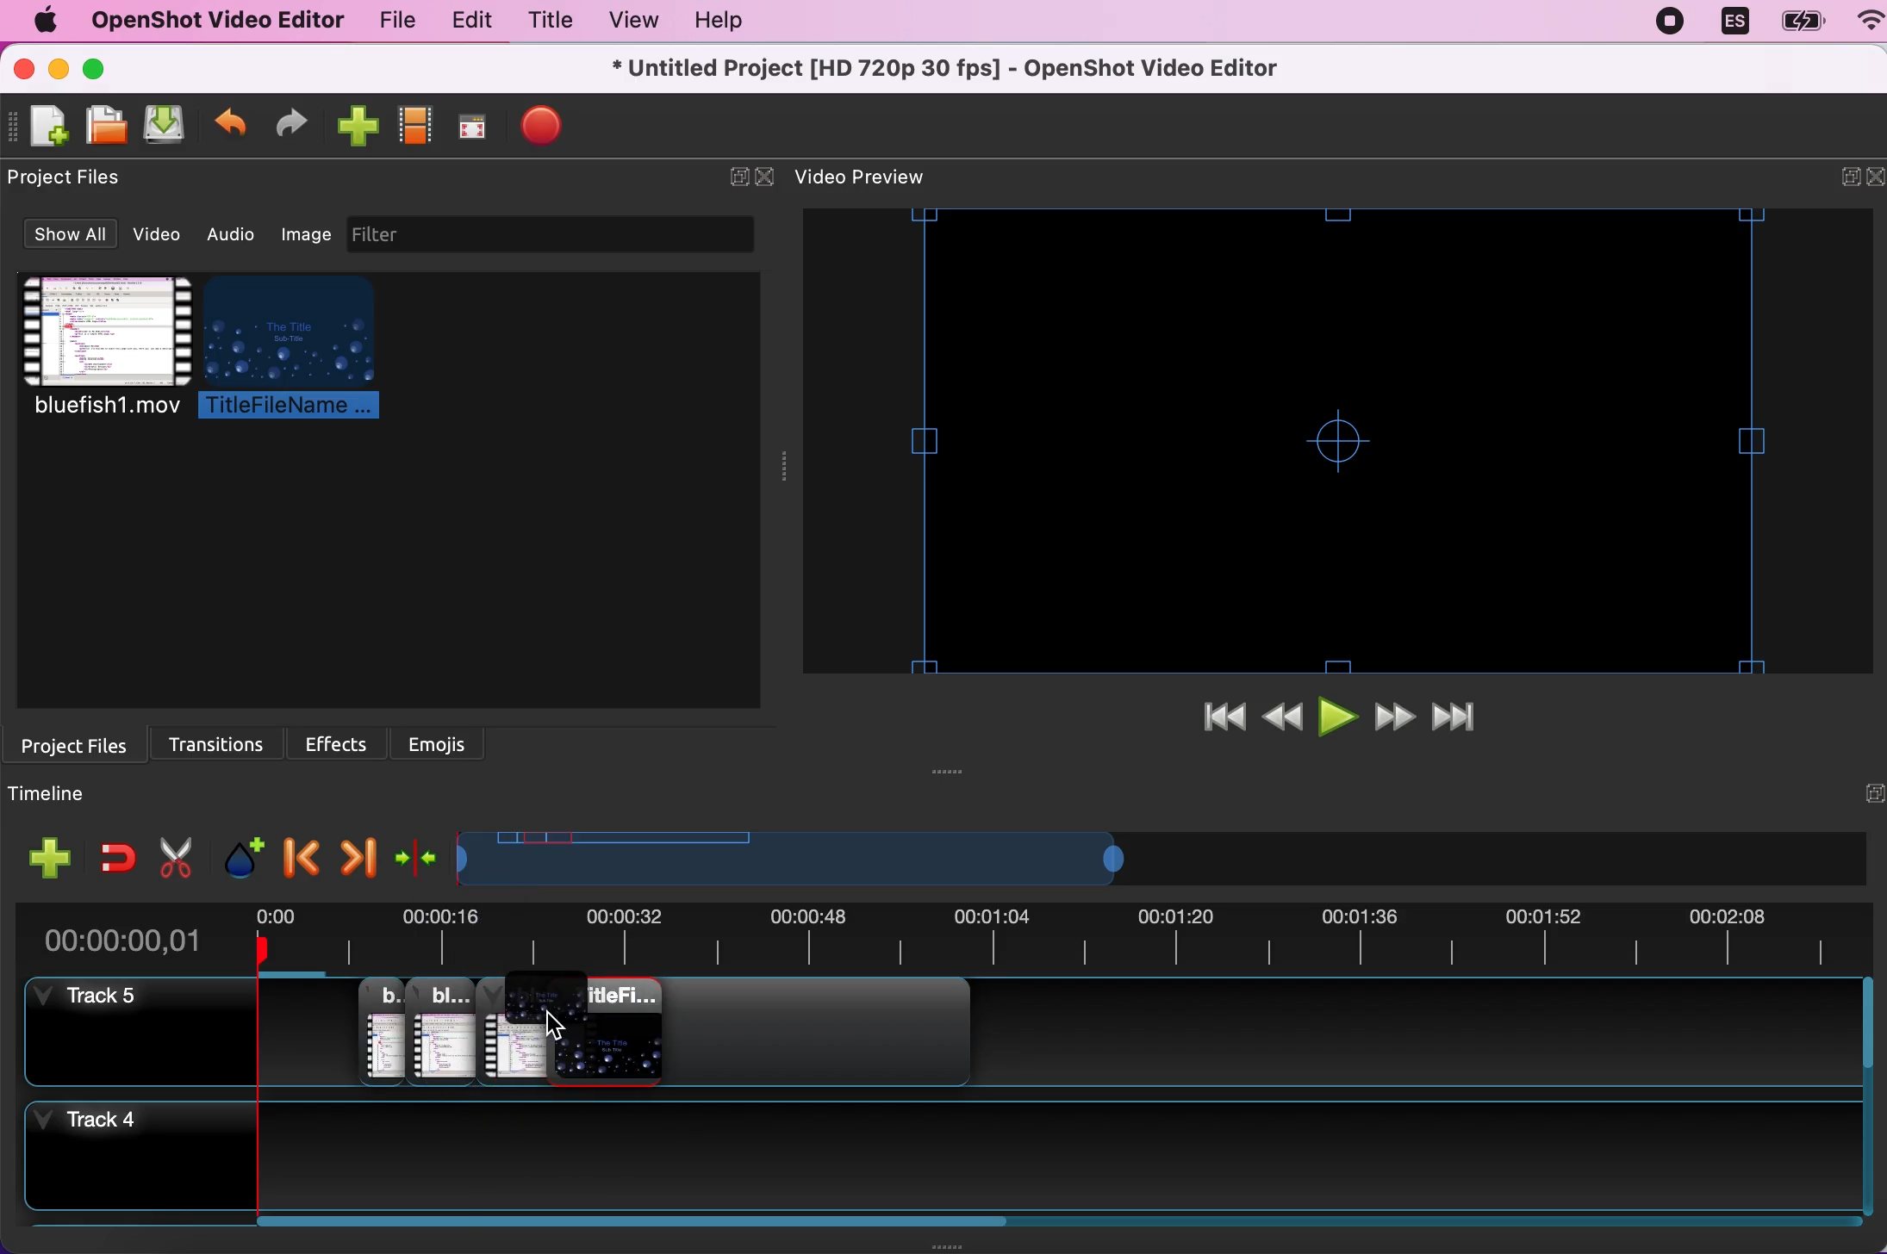 The height and width of the screenshot is (1254, 1887). I want to click on transitions, so click(225, 740).